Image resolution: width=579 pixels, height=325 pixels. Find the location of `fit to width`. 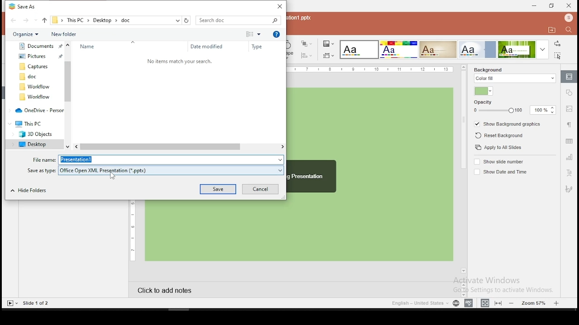

fit to width is located at coordinates (498, 302).